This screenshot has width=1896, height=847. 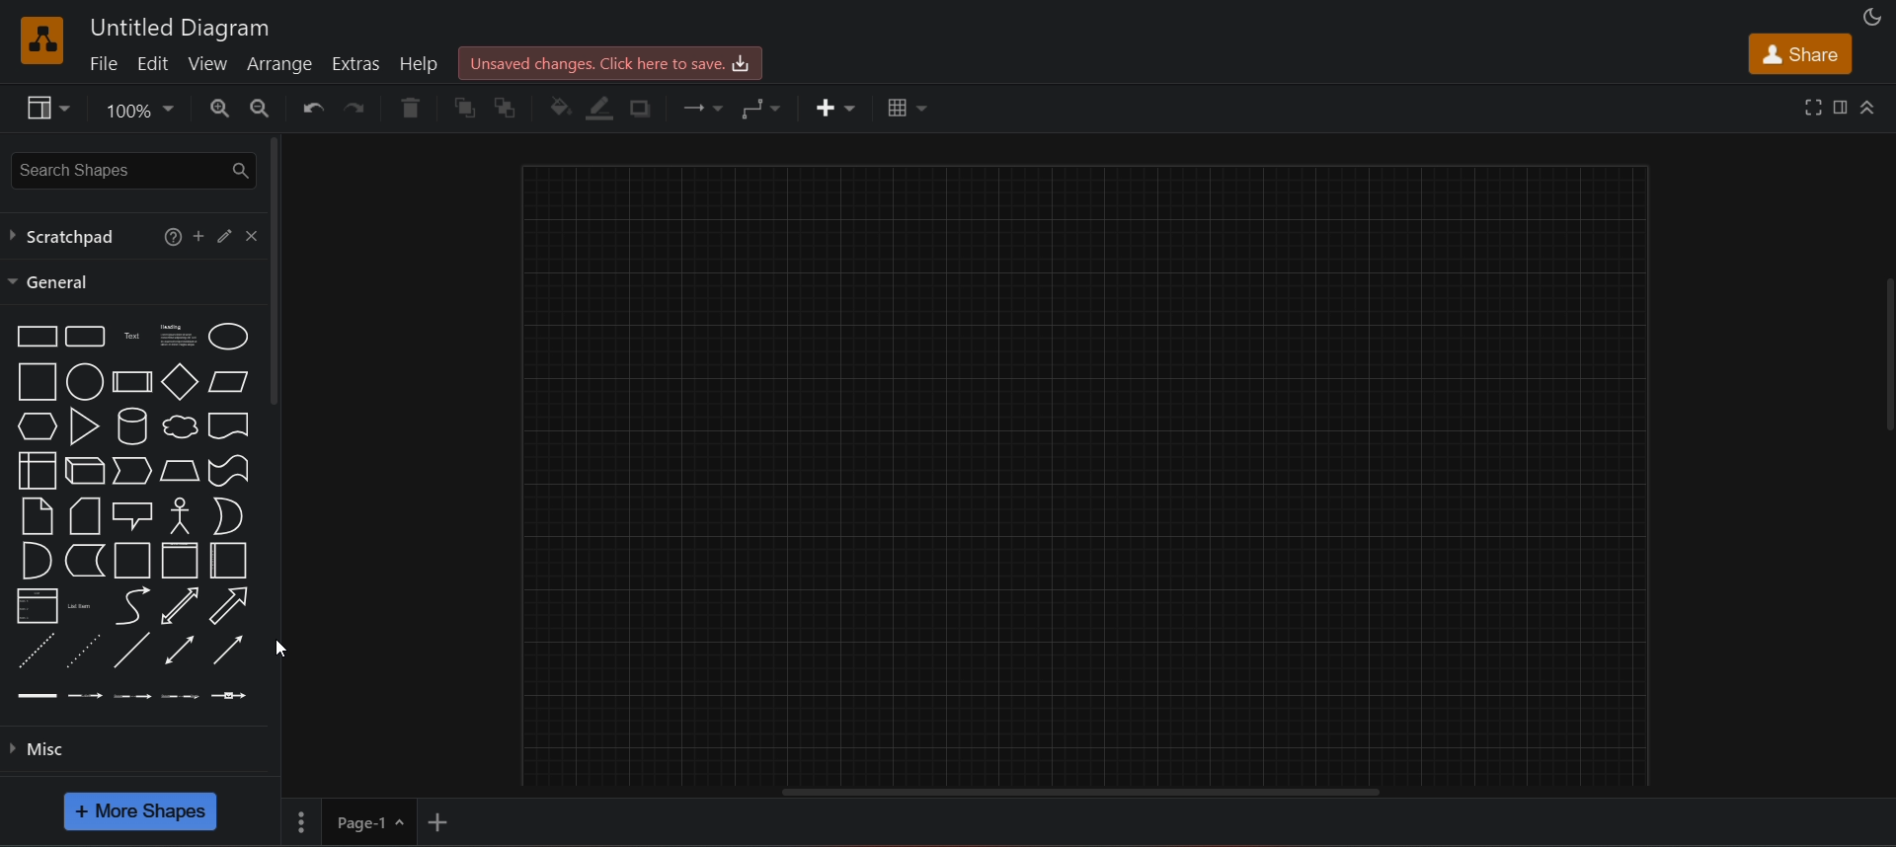 I want to click on connector with symbol, so click(x=228, y=694).